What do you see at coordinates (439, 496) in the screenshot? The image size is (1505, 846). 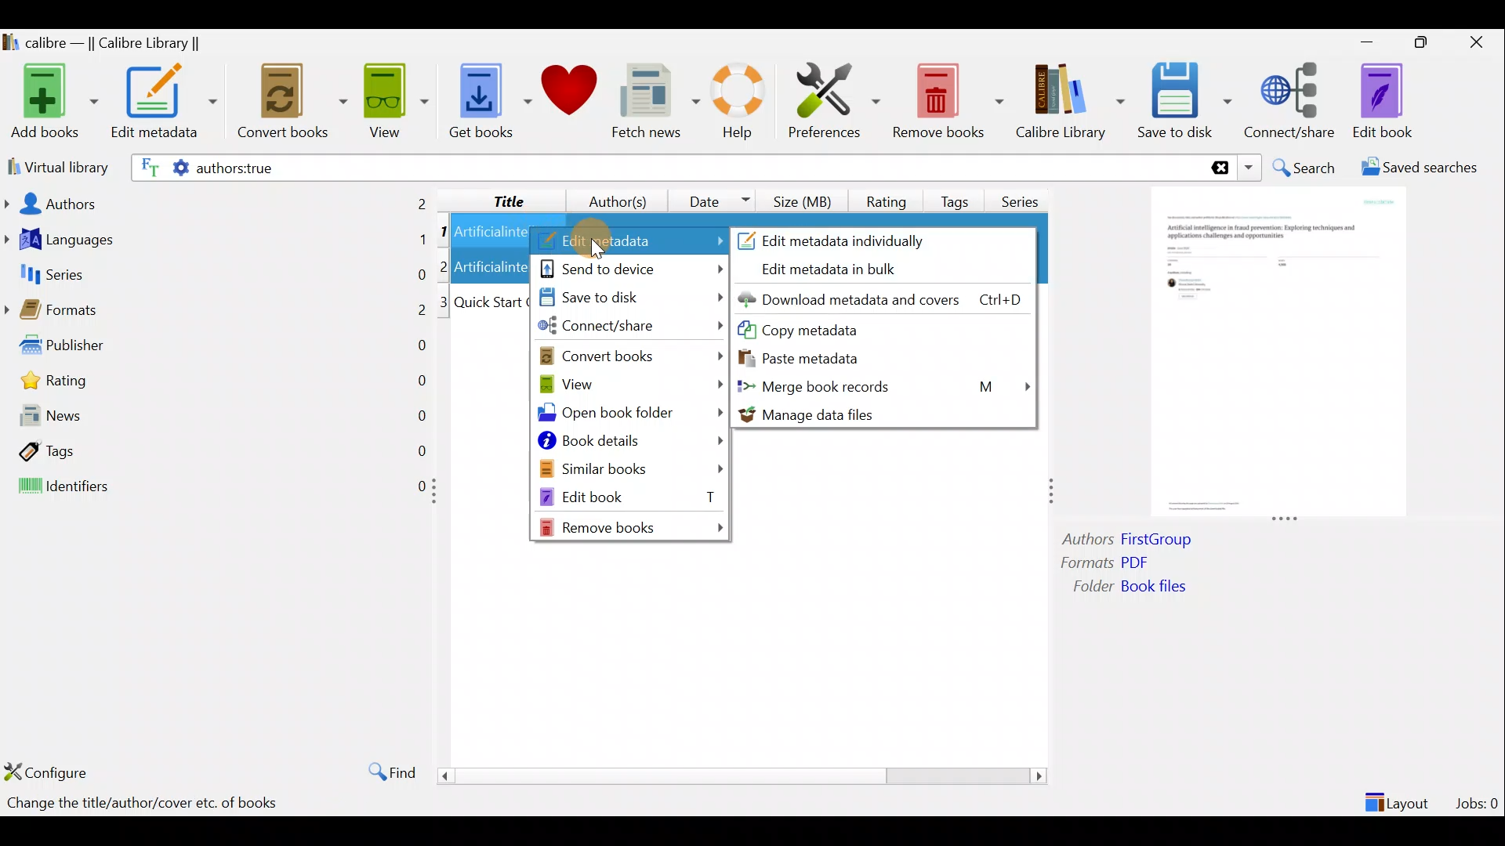 I see `Adjust column to the left` at bounding box center [439, 496].